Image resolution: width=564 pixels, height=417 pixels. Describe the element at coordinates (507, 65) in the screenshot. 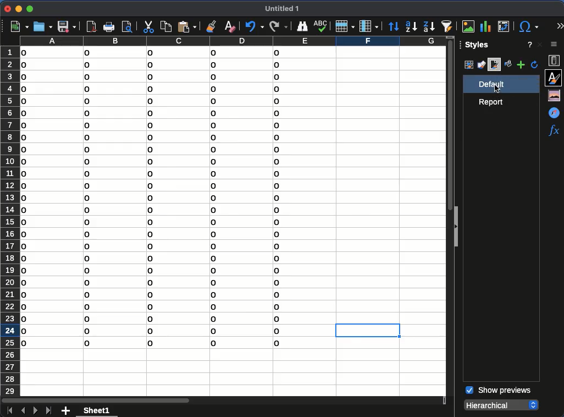

I see `fill format` at that location.